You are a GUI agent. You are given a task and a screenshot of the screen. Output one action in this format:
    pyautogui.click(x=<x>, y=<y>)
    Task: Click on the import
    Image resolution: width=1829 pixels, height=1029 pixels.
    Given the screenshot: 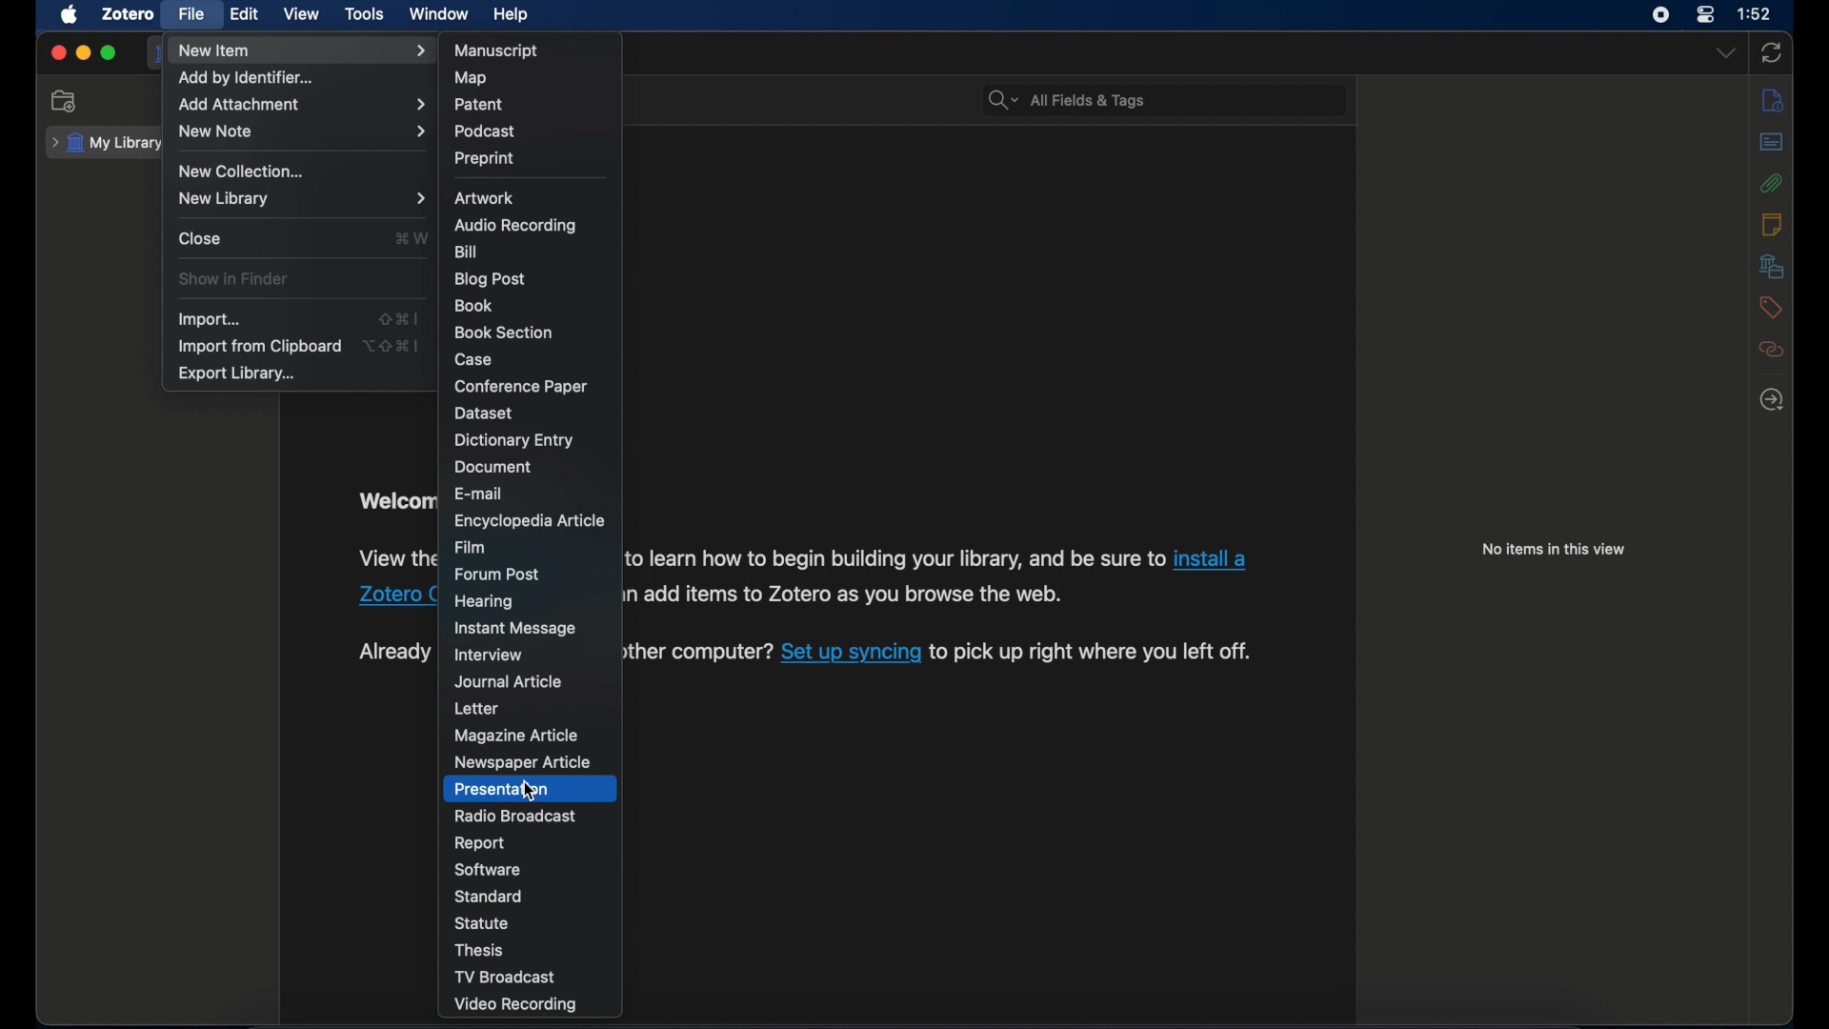 What is the action you would take?
    pyautogui.click(x=208, y=319)
    